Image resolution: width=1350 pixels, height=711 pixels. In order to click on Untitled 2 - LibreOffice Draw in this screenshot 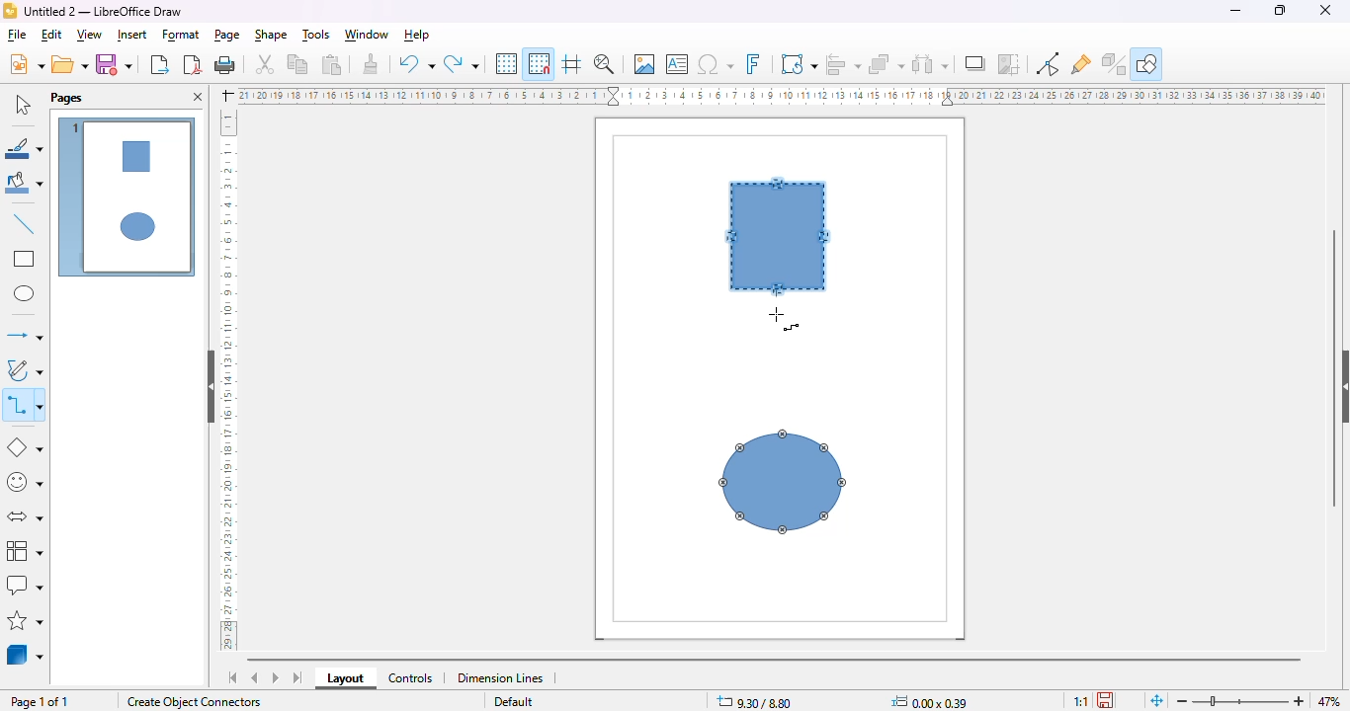, I will do `click(104, 11)`.